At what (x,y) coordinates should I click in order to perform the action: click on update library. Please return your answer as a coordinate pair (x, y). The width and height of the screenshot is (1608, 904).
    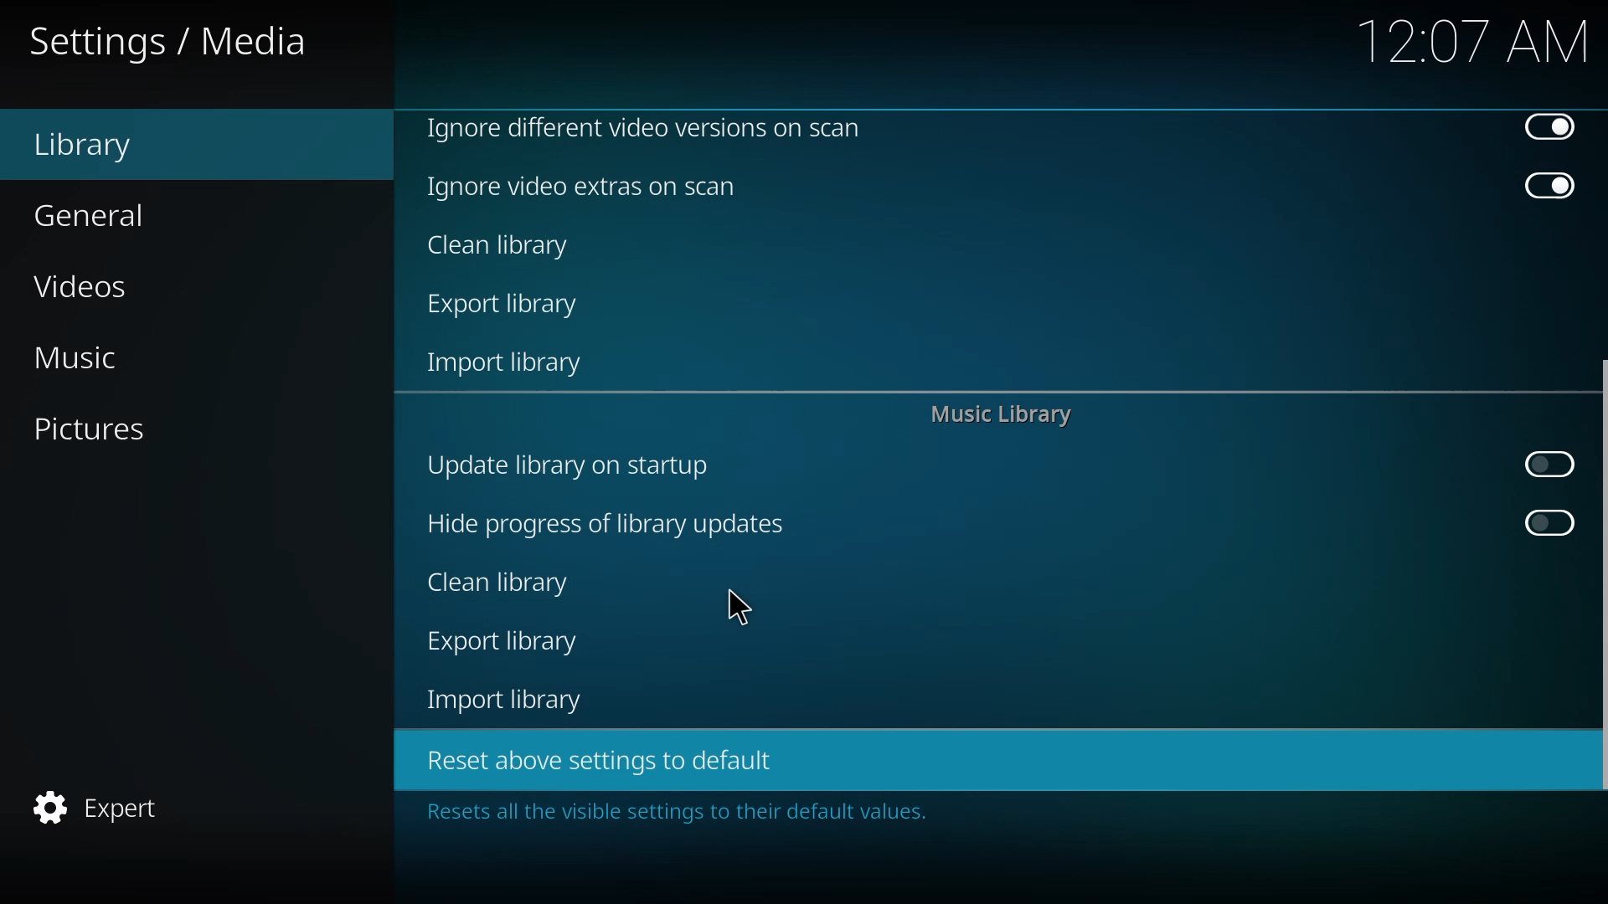
    Looking at the image, I should click on (564, 464).